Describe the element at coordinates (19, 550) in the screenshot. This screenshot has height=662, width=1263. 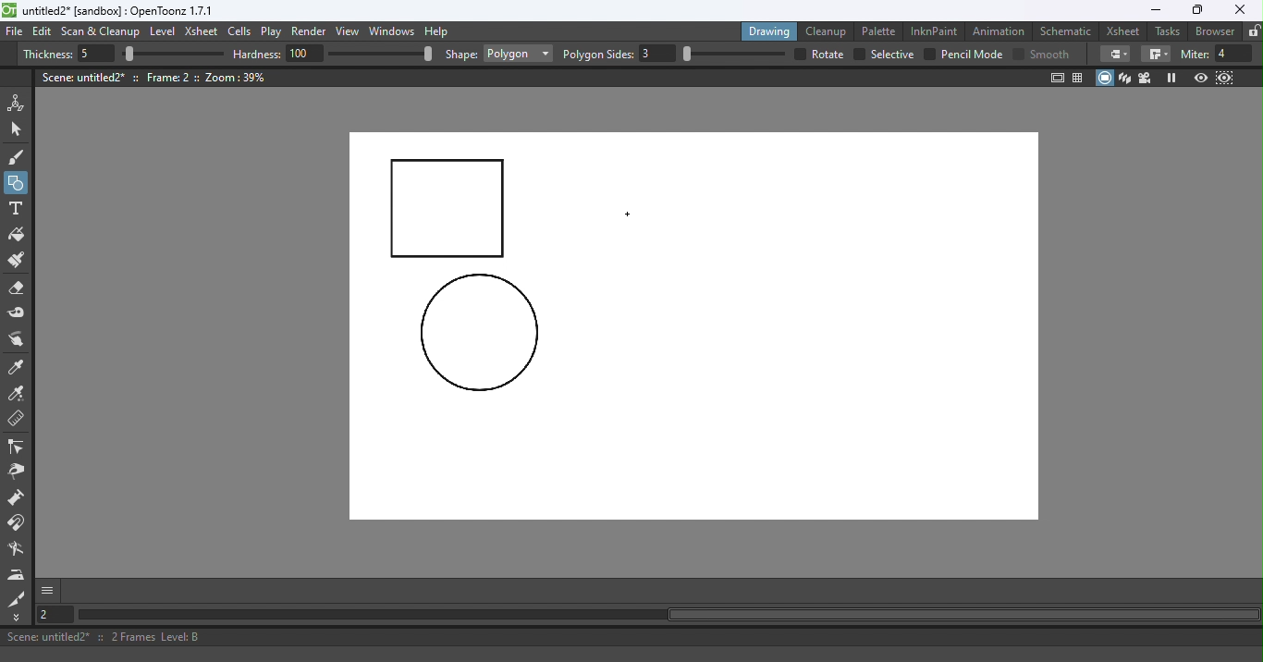
I see `Blender tool` at that location.